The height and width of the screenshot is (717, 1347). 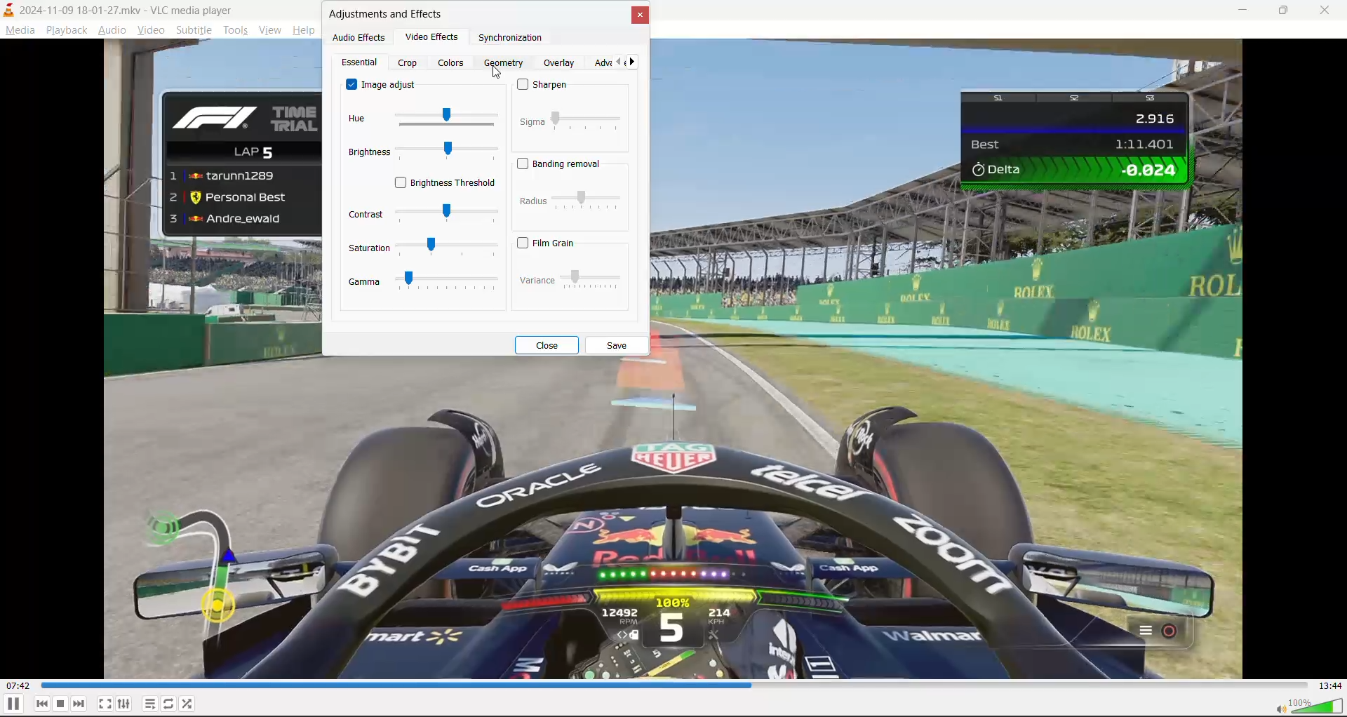 I want to click on previous, so click(x=622, y=61).